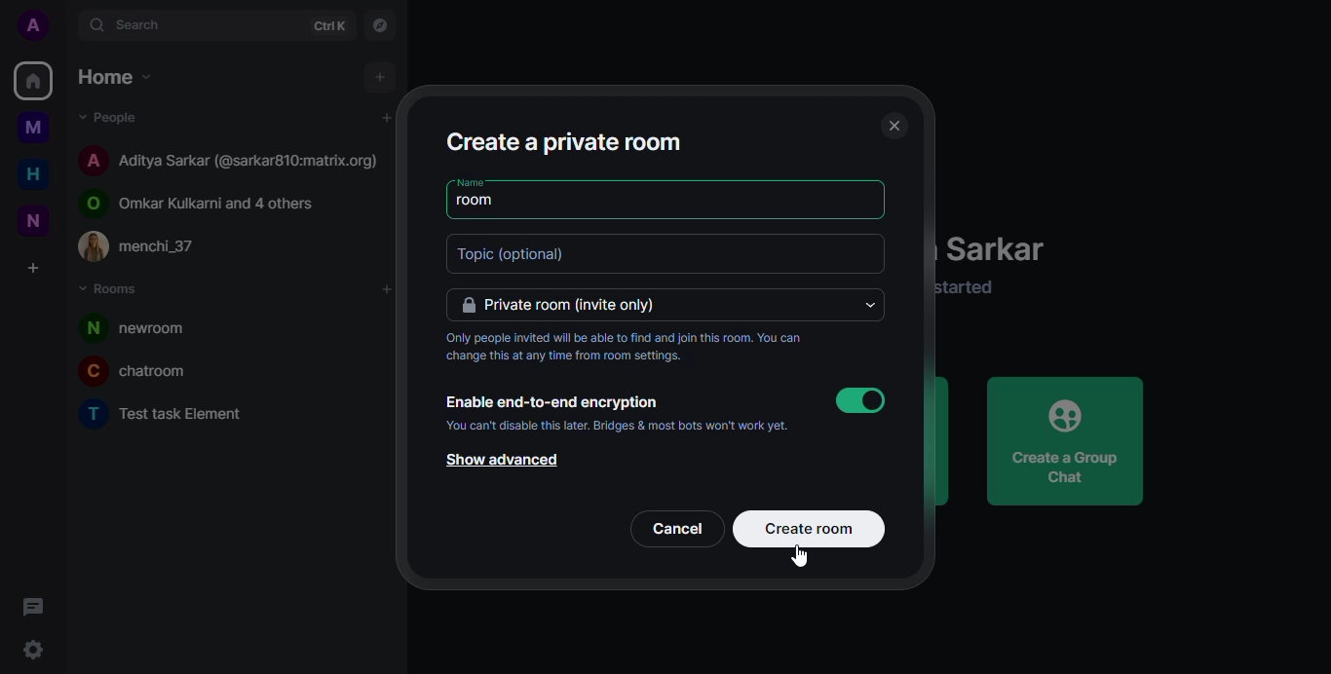  I want to click on cursor, so click(801, 560).